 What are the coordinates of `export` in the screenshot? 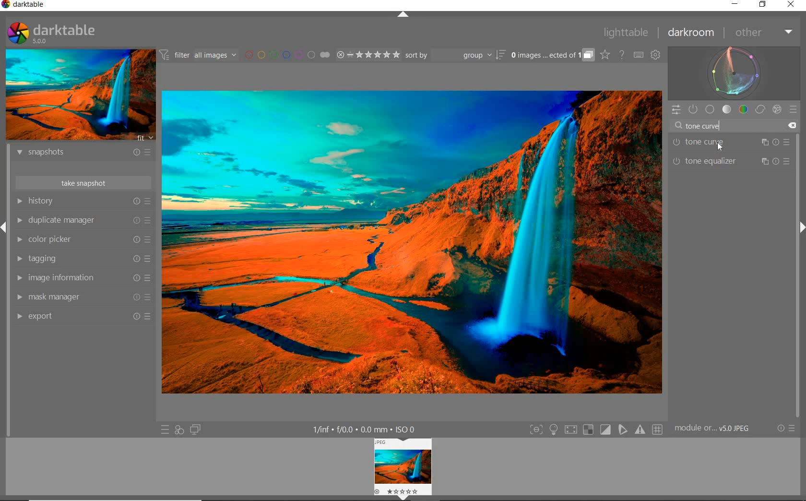 It's located at (84, 317).